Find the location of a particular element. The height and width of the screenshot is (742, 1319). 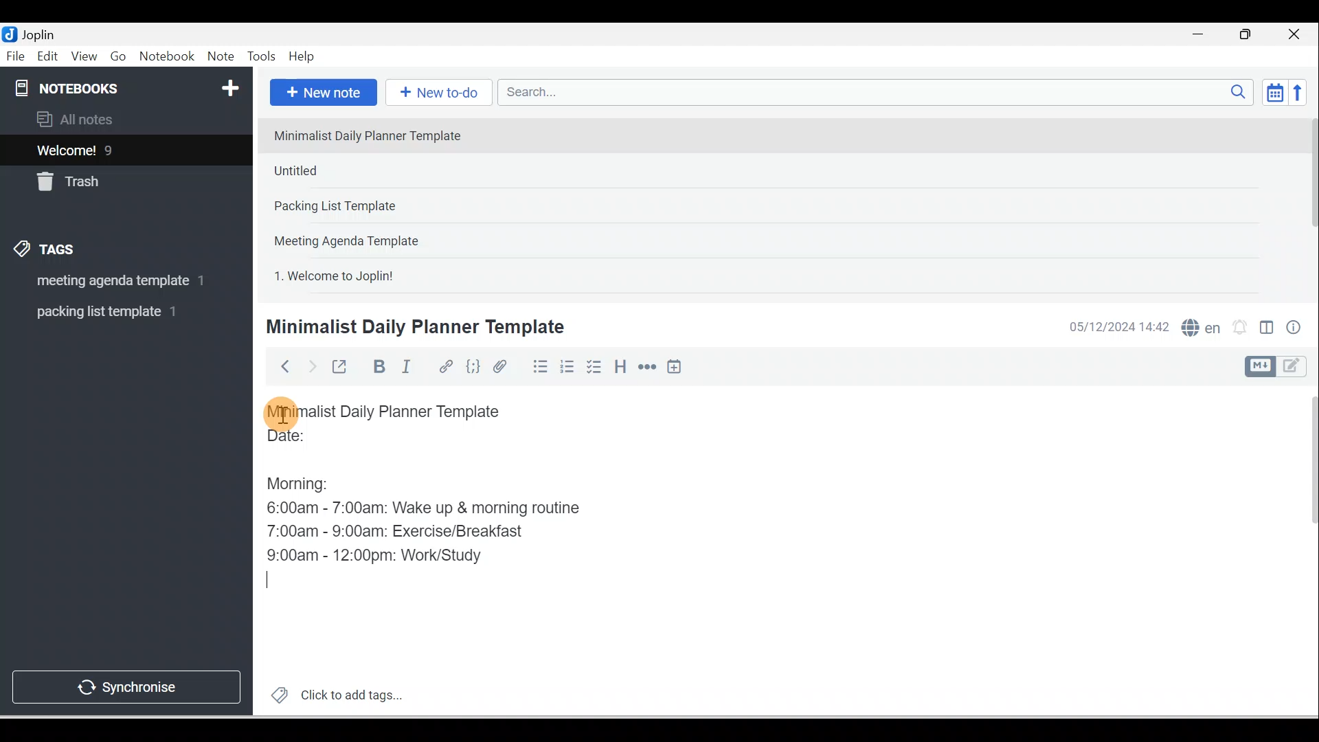

Notebook is located at coordinates (166, 57).